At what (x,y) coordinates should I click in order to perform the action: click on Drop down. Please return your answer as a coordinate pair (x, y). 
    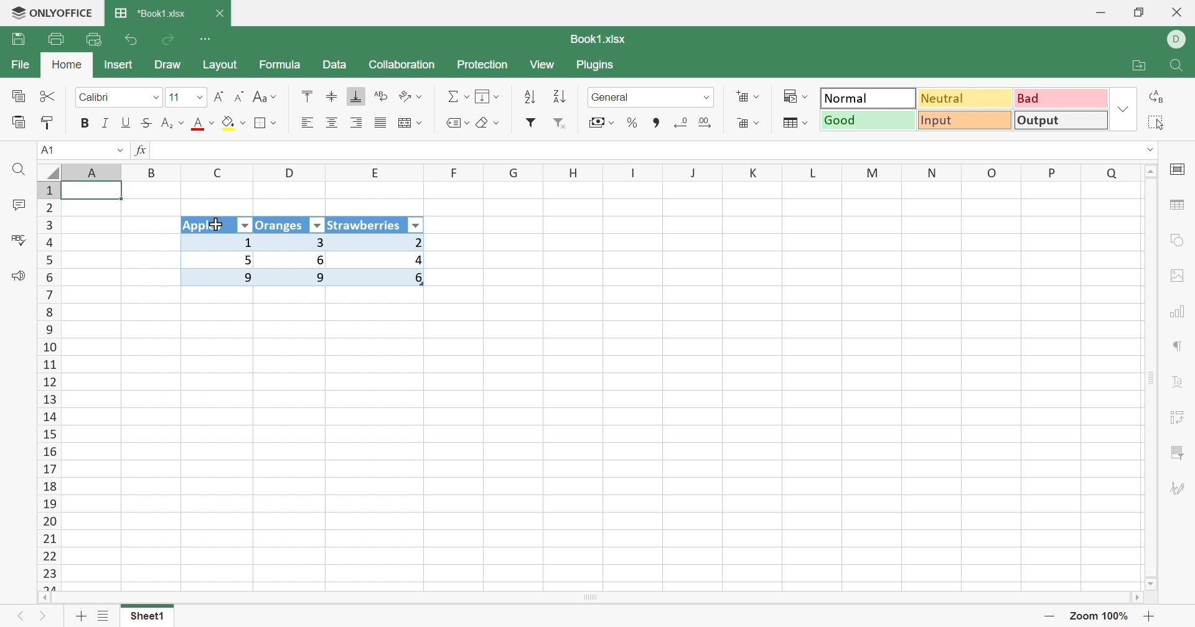
    Looking at the image, I should click on (707, 97).